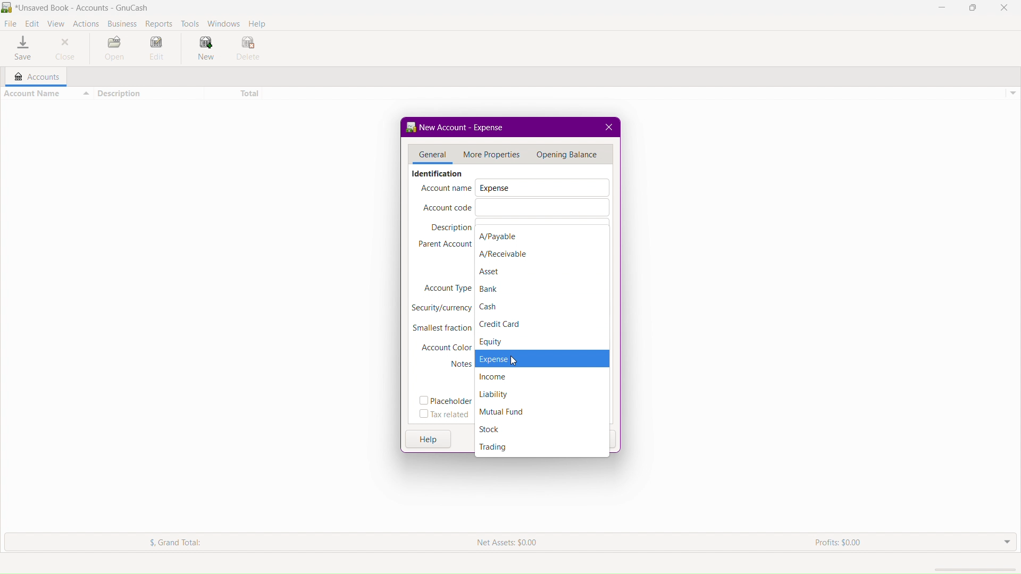  I want to click on Expense, so click(528, 359).